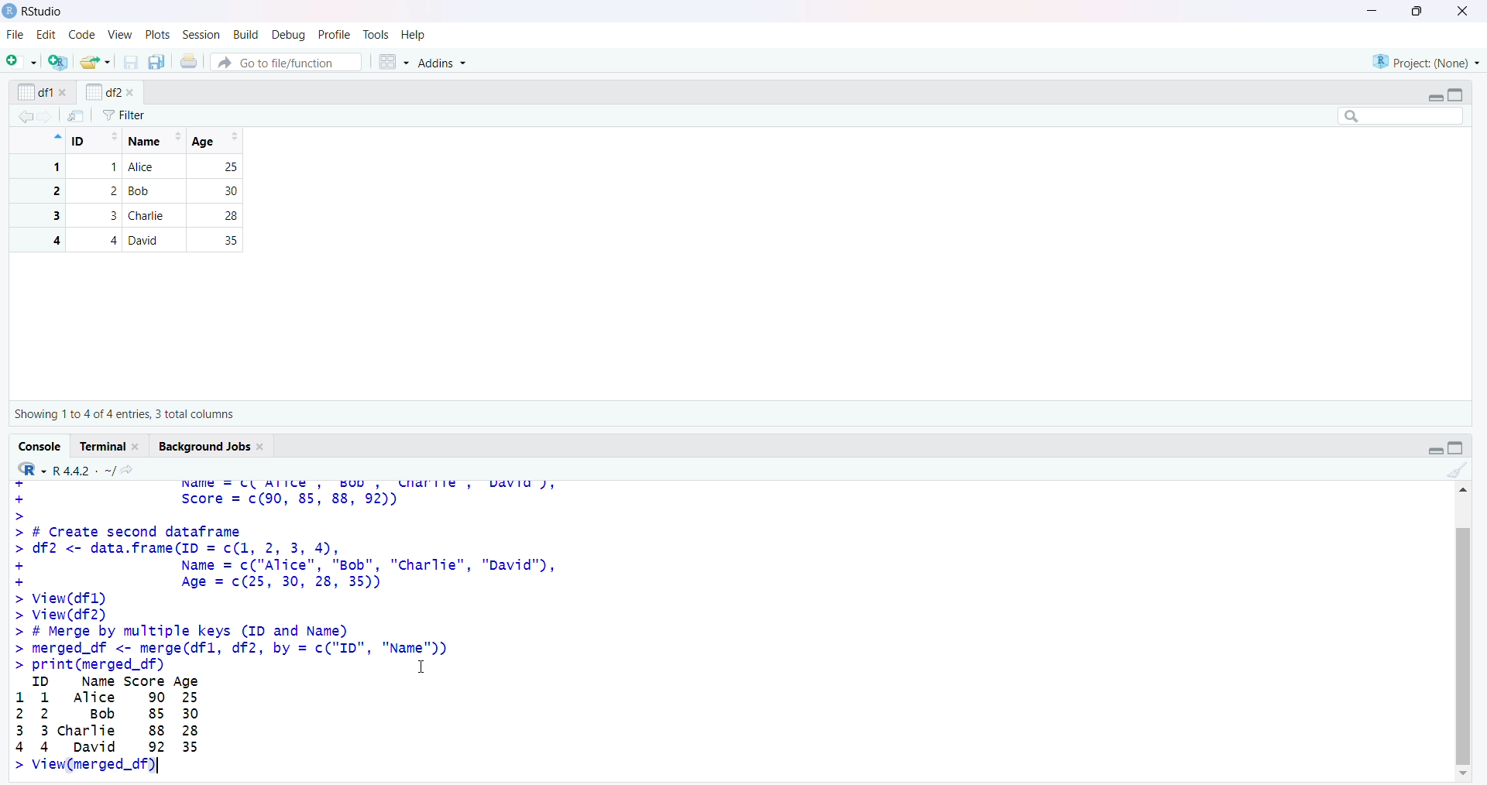 This screenshot has height=785, width=1487. What do you see at coordinates (132, 62) in the screenshot?
I see `save` at bounding box center [132, 62].